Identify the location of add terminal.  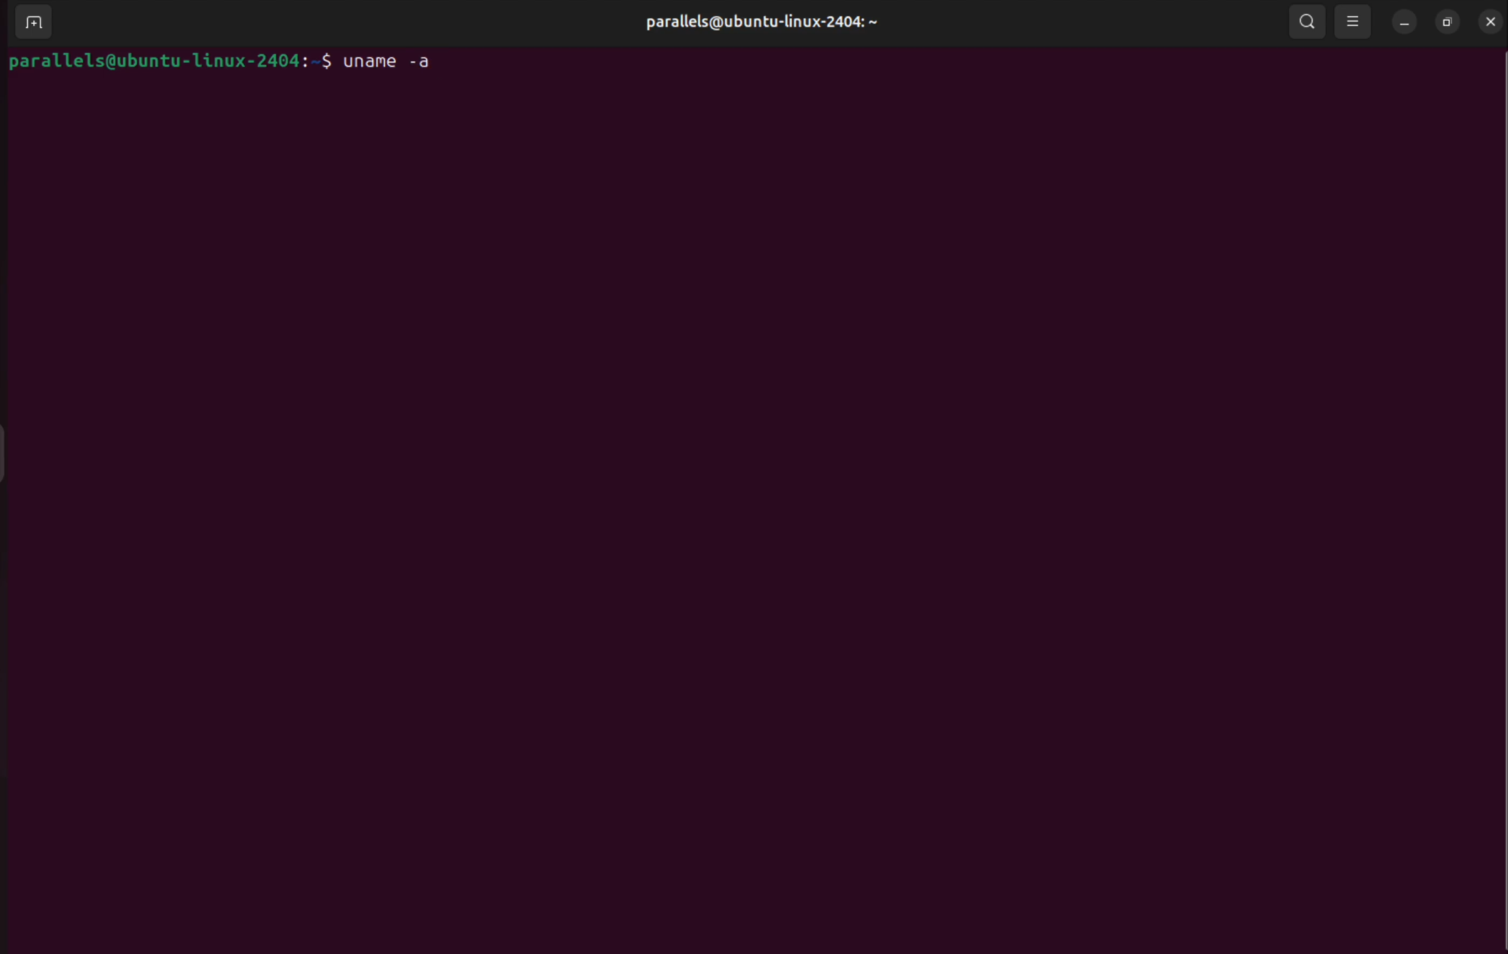
(34, 21).